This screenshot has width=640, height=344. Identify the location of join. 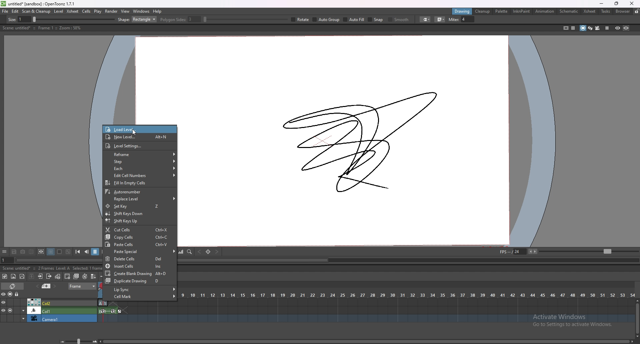
(557, 19).